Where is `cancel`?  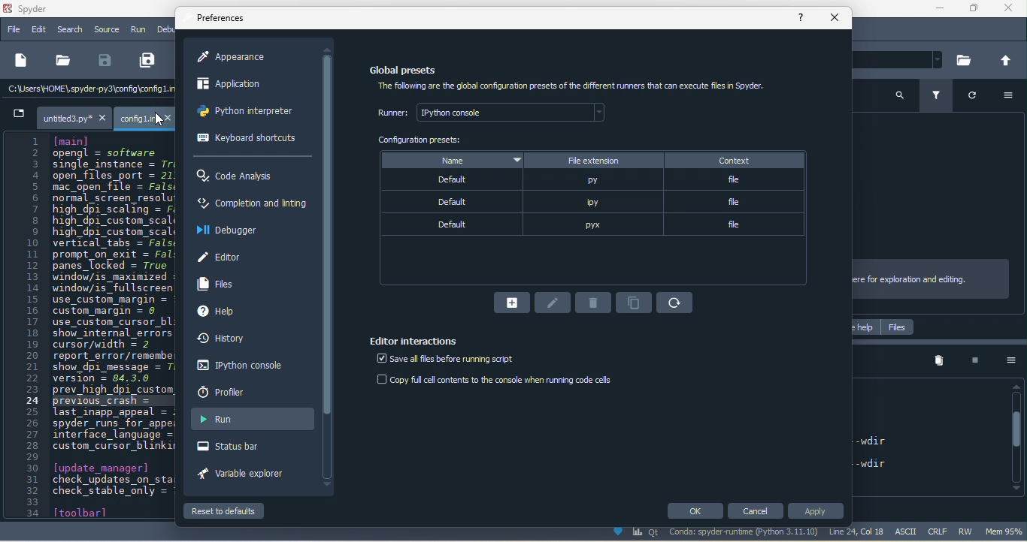 cancel is located at coordinates (751, 509).